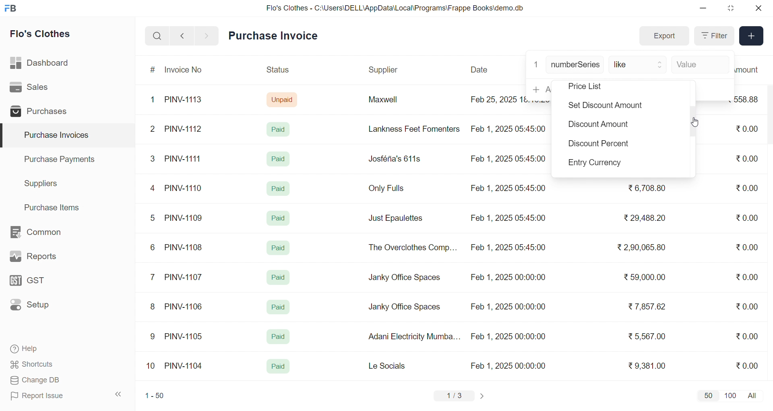  What do you see at coordinates (539, 89) in the screenshot?
I see `+ Add a filter` at bounding box center [539, 89].